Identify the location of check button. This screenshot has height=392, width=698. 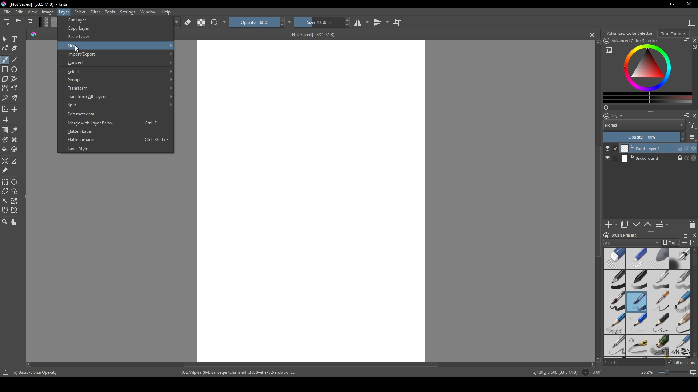
(611, 158).